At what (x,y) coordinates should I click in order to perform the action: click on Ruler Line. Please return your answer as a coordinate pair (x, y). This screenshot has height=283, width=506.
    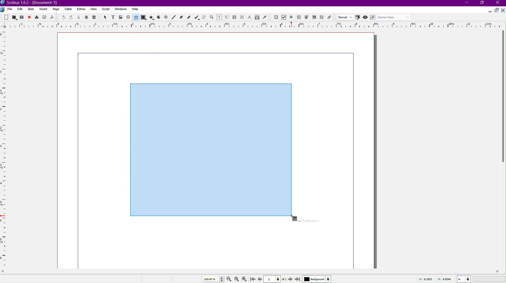
    Looking at the image, I should click on (6, 149).